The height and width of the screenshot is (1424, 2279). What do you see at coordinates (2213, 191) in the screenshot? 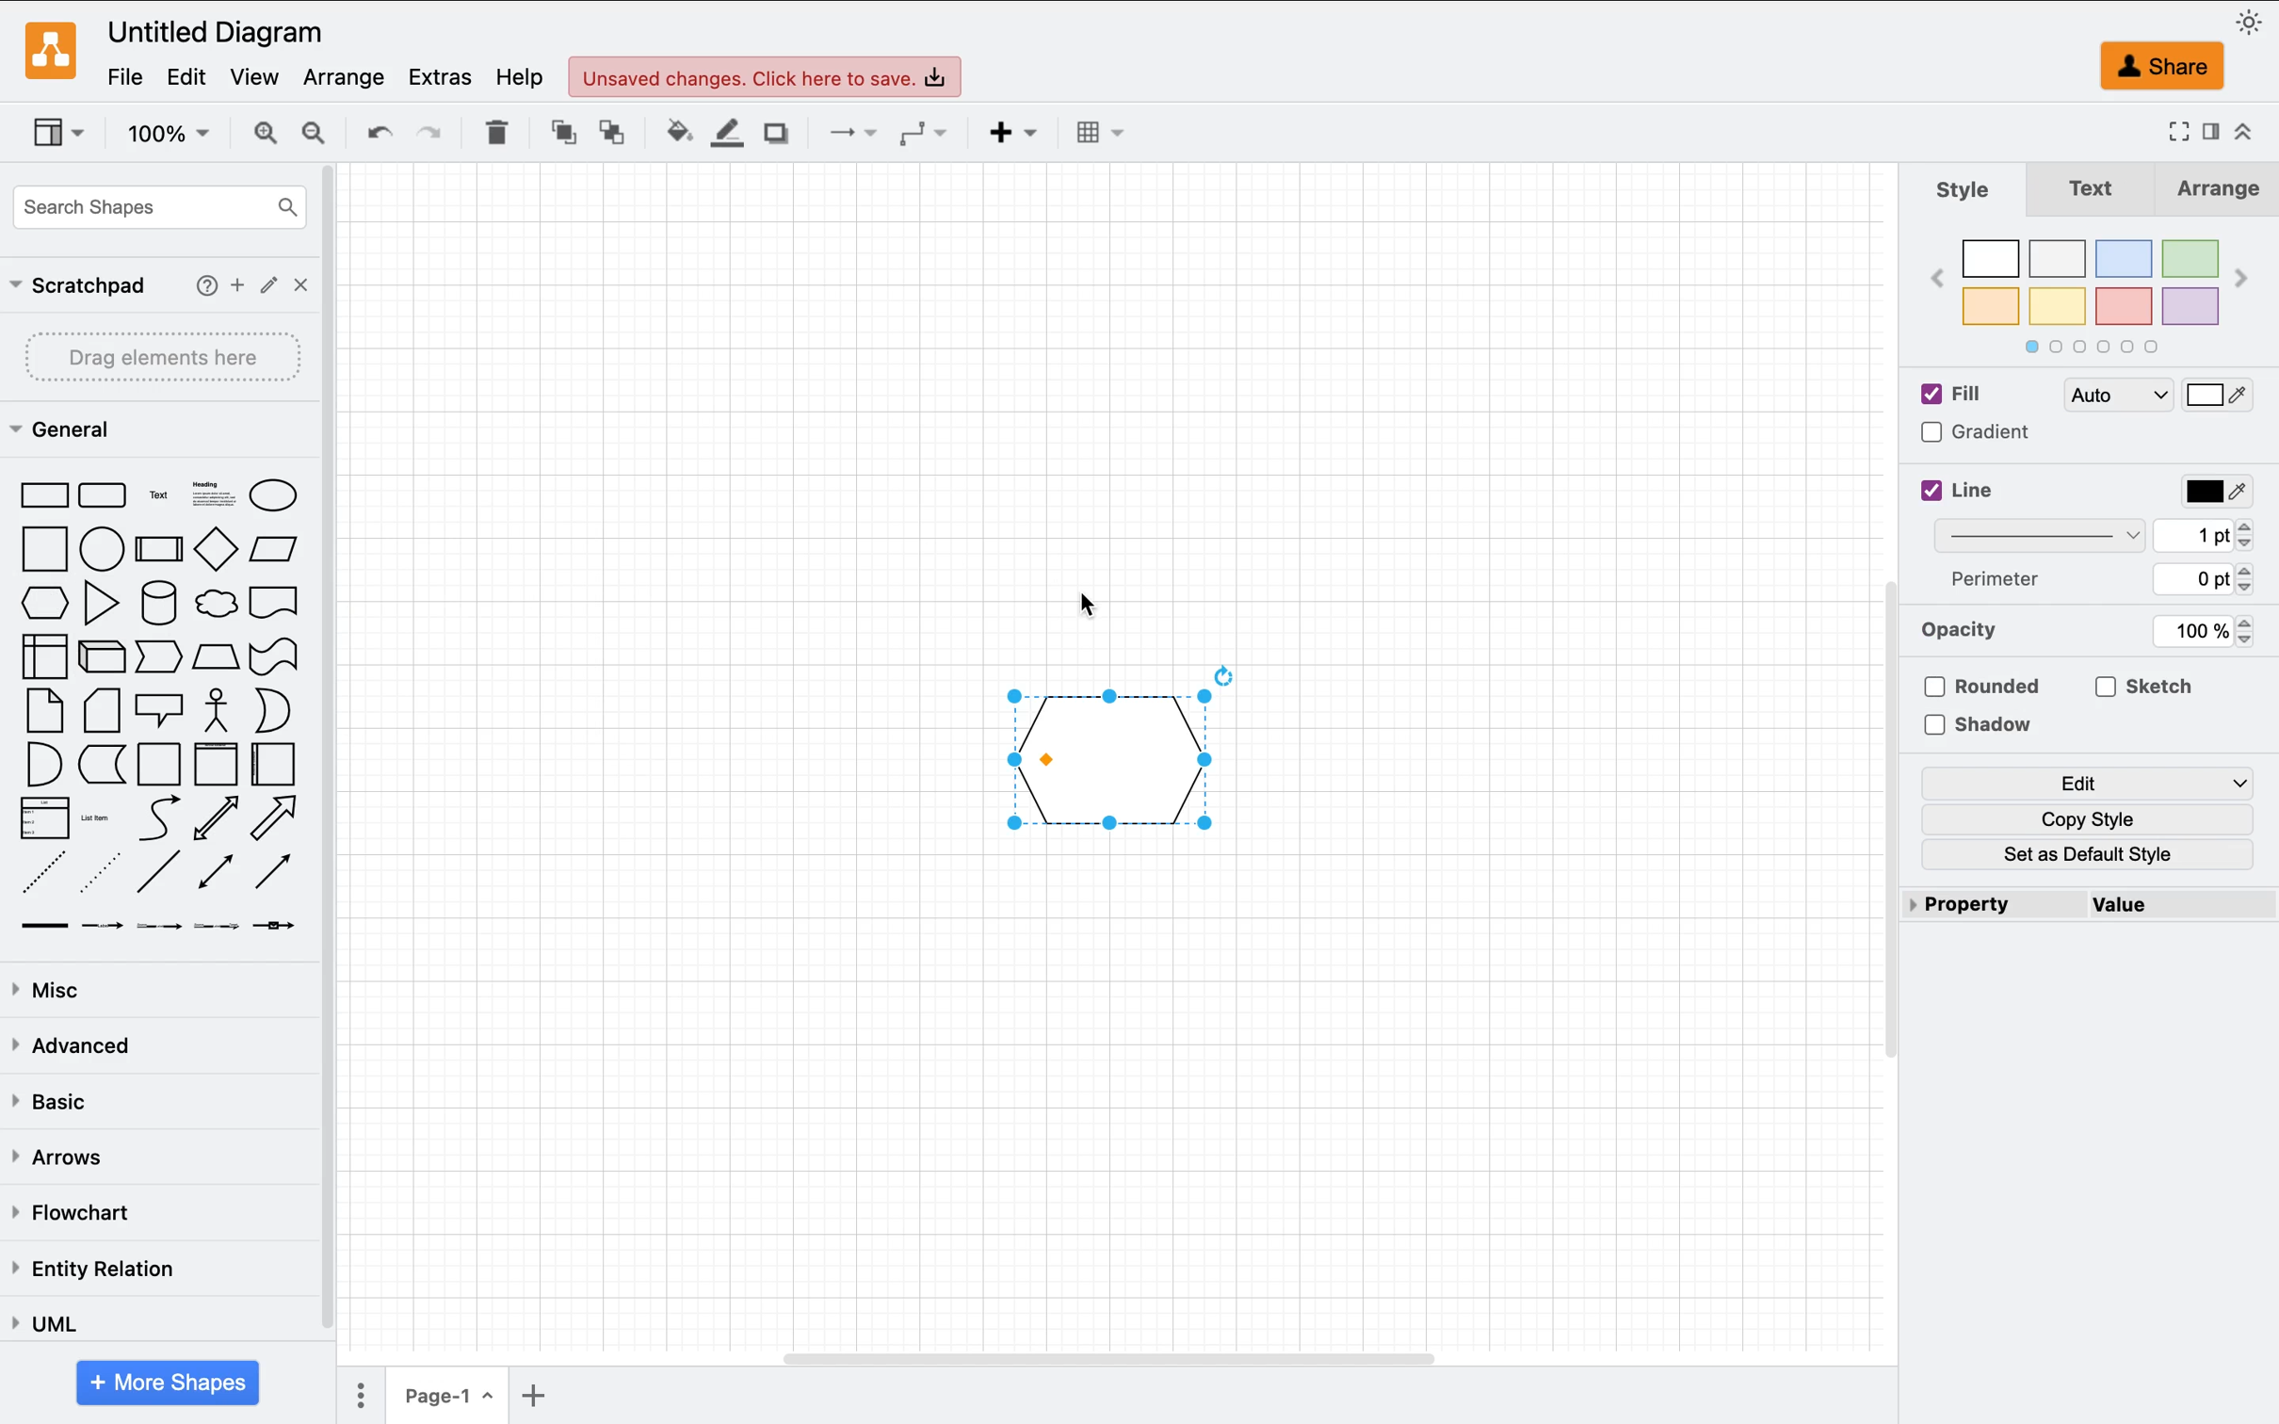
I see `Arrange` at bounding box center [2213, 191].